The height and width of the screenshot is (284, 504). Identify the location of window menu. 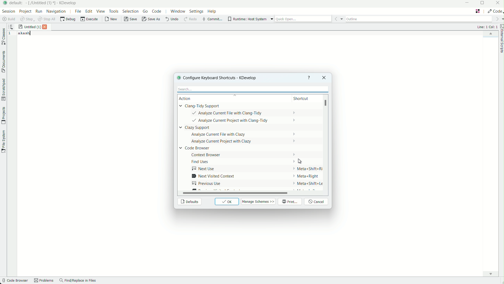
(178, 12).